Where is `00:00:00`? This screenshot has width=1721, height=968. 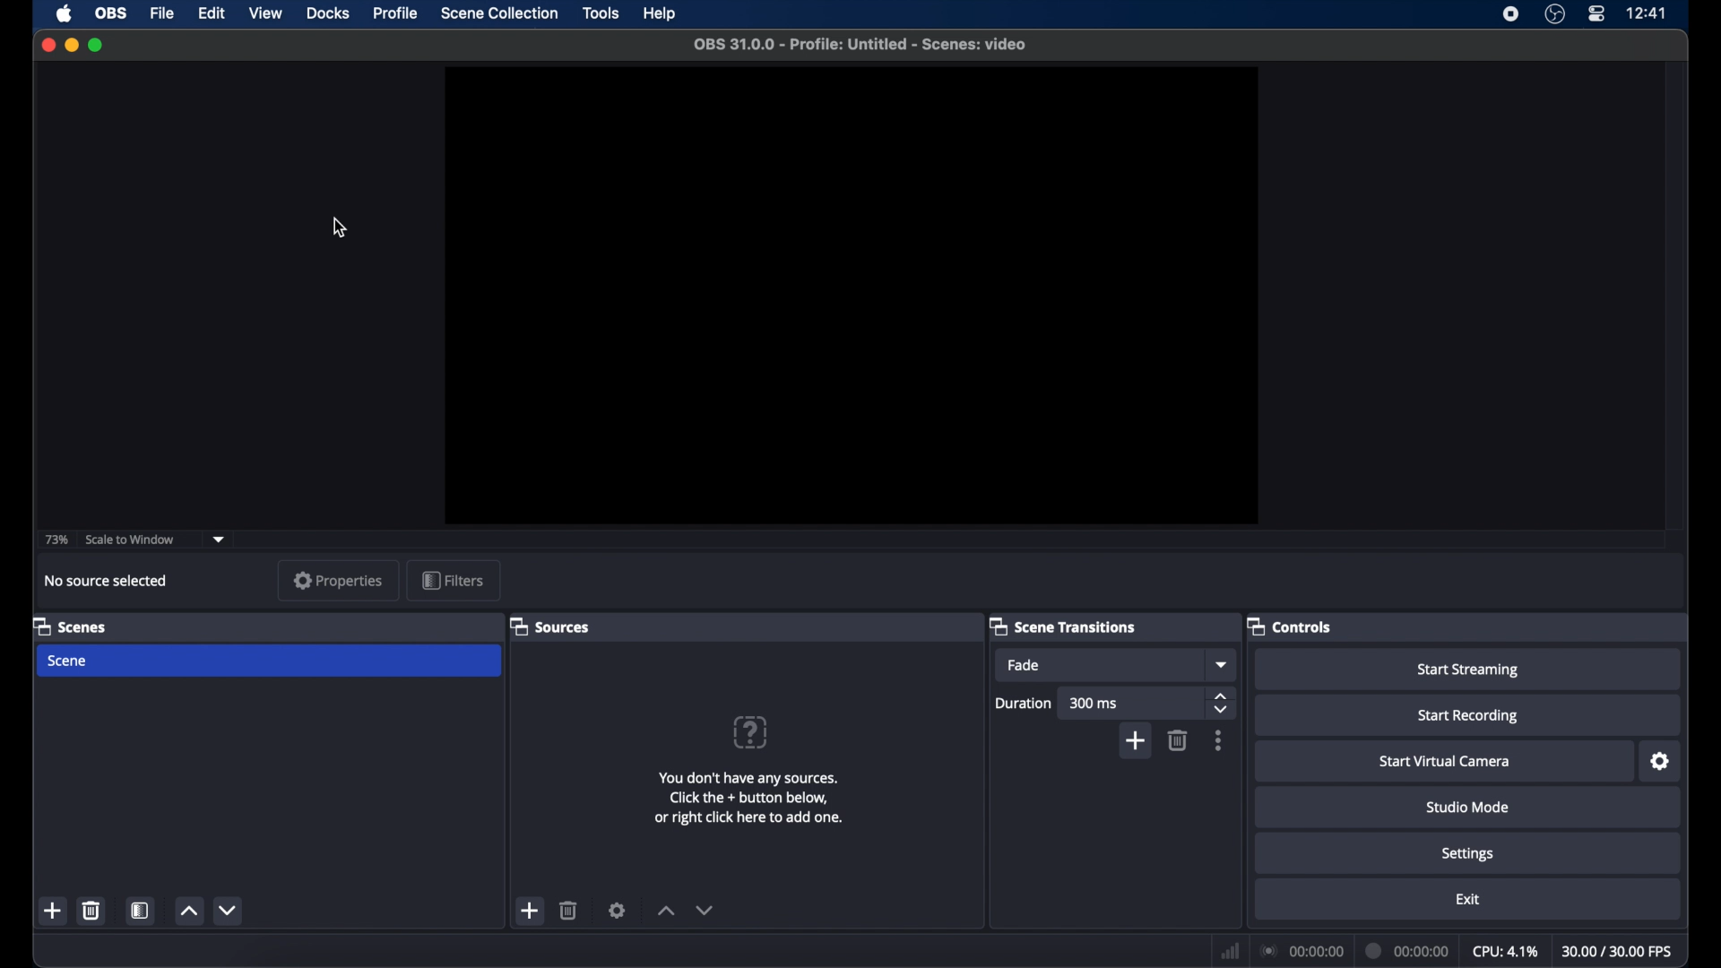 00:00:00 is located at coordinates (1405, 950).